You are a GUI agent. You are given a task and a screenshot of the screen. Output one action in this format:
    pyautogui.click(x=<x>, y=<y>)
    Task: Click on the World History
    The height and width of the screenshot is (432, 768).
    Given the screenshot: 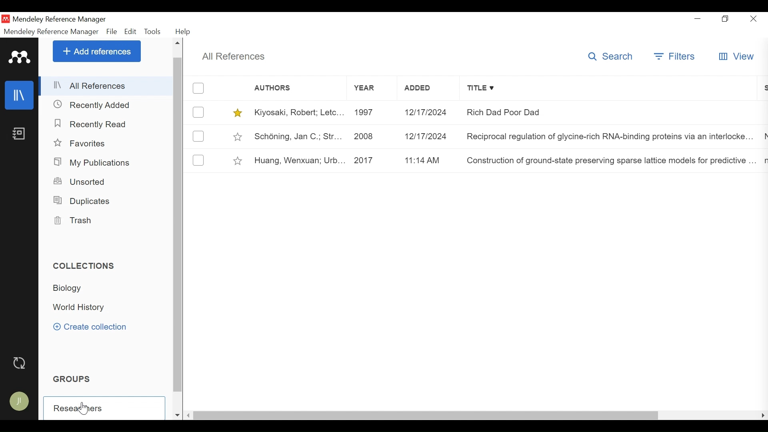 What is the action you would take?
    pyautogui.click(x=85, y=307)
    